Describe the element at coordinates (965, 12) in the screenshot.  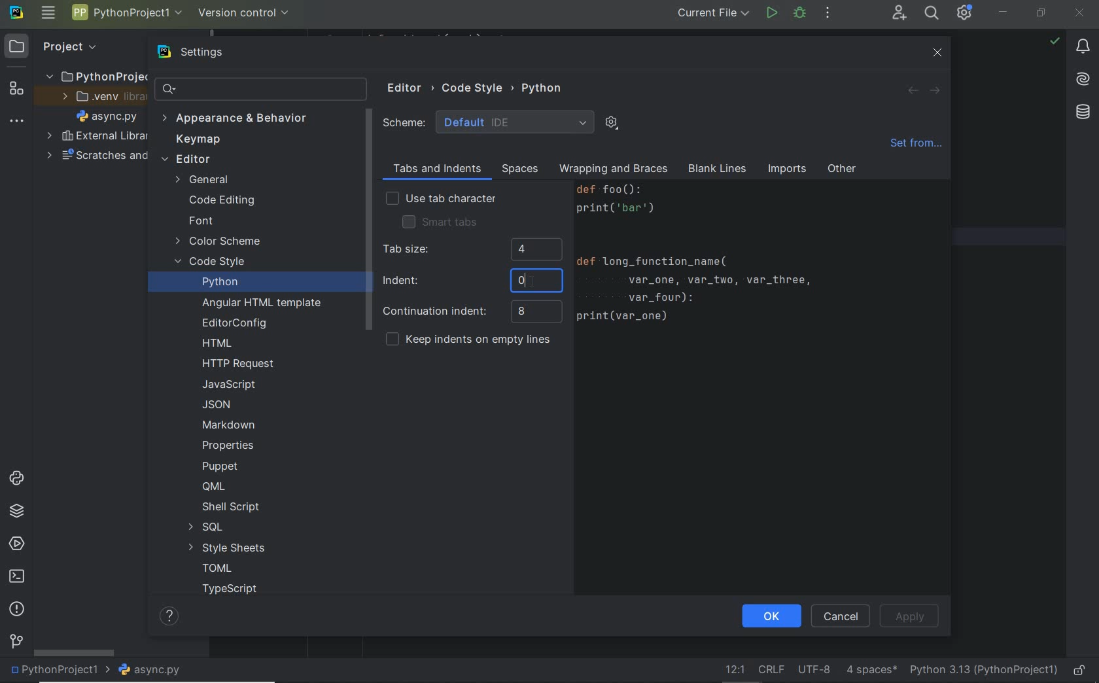
I see `IDE & Project Settings` at that location.